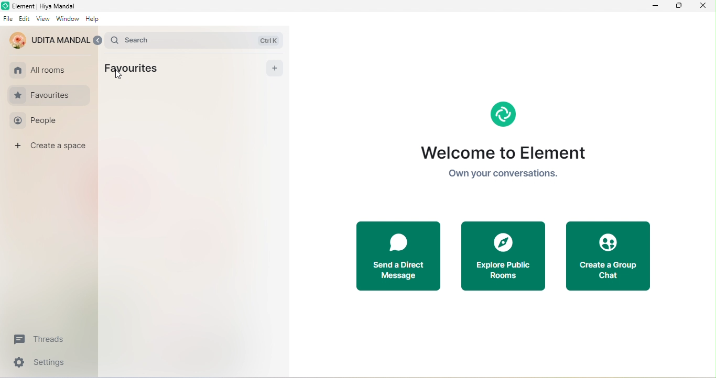  Describe the element at coordinates (50, 41) in the screenshot. I see `Changed profile picture` at that location.